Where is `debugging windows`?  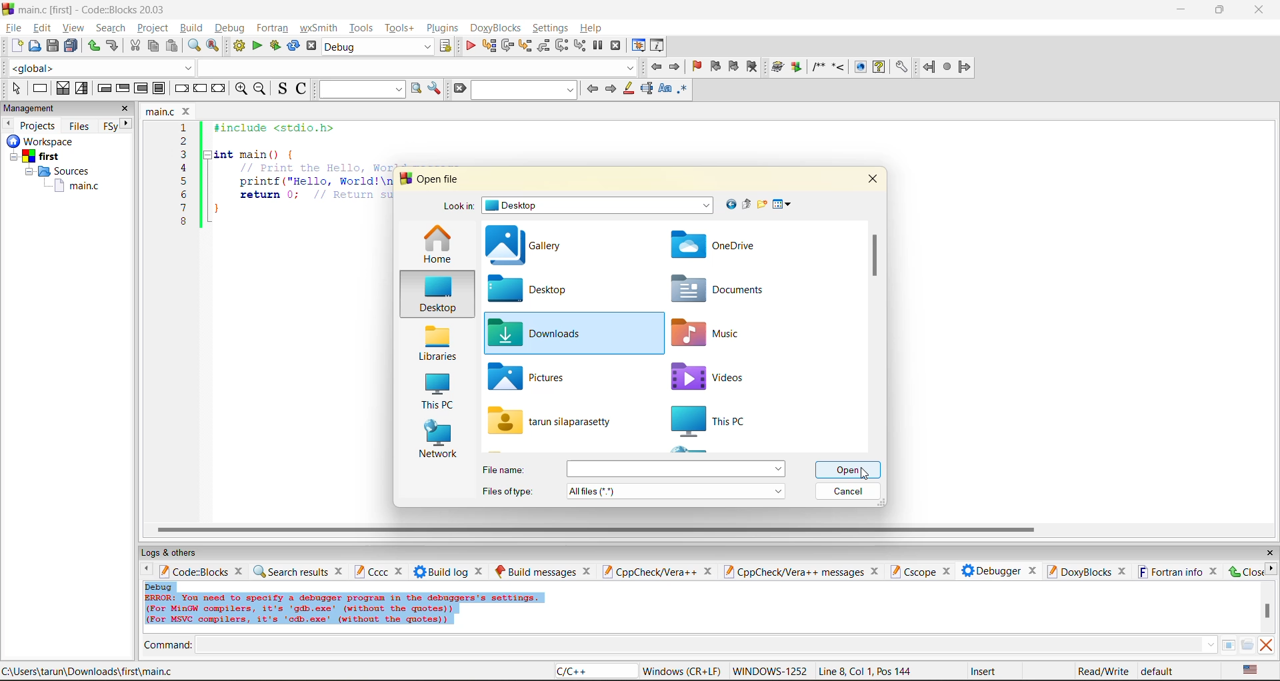 debugging windows is located at coordinates (639, 47).